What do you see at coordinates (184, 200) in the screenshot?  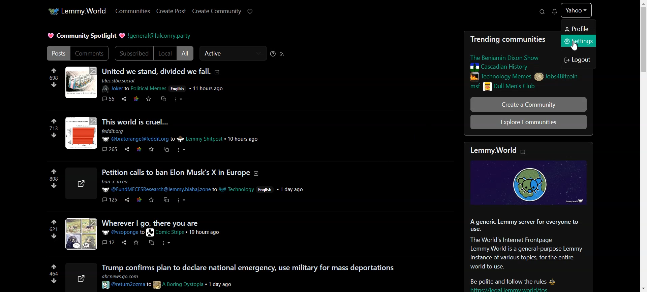 I see `` at bounding box center [184, 200].